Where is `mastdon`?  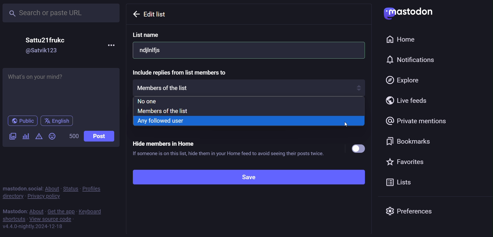 mastdon is located at coordinates (410, 12).